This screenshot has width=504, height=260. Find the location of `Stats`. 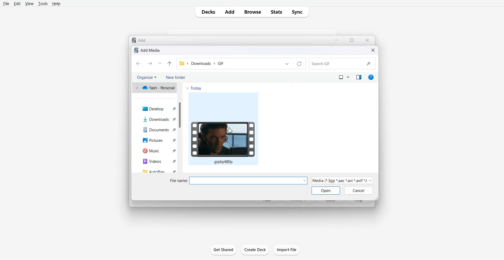

Stats is located at coordinates (277, 12).